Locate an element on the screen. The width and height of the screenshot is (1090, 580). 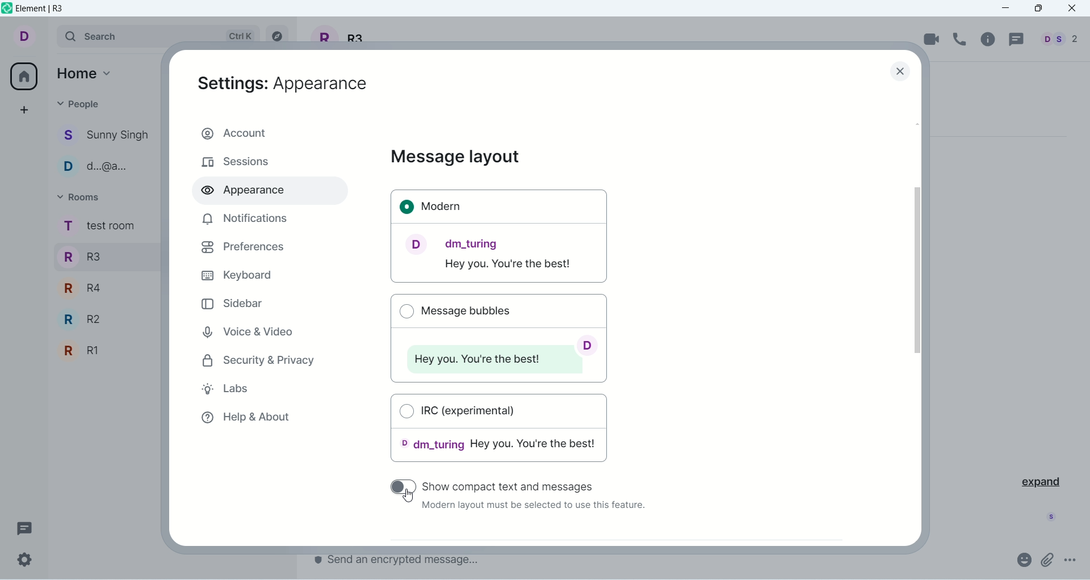
modern is located at coordinates (500, 237).